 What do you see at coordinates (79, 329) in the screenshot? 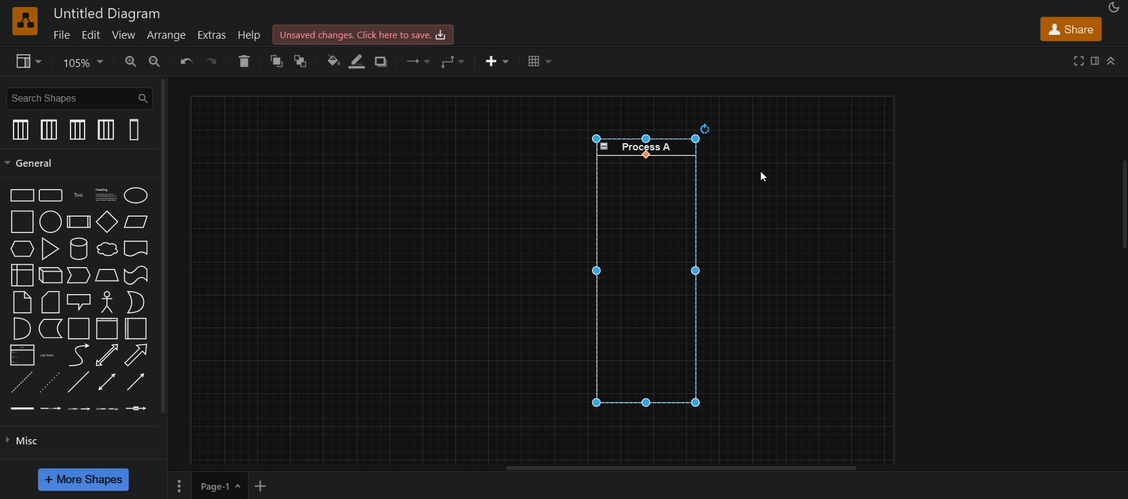
I see `container` at bounding box center [79, 329].